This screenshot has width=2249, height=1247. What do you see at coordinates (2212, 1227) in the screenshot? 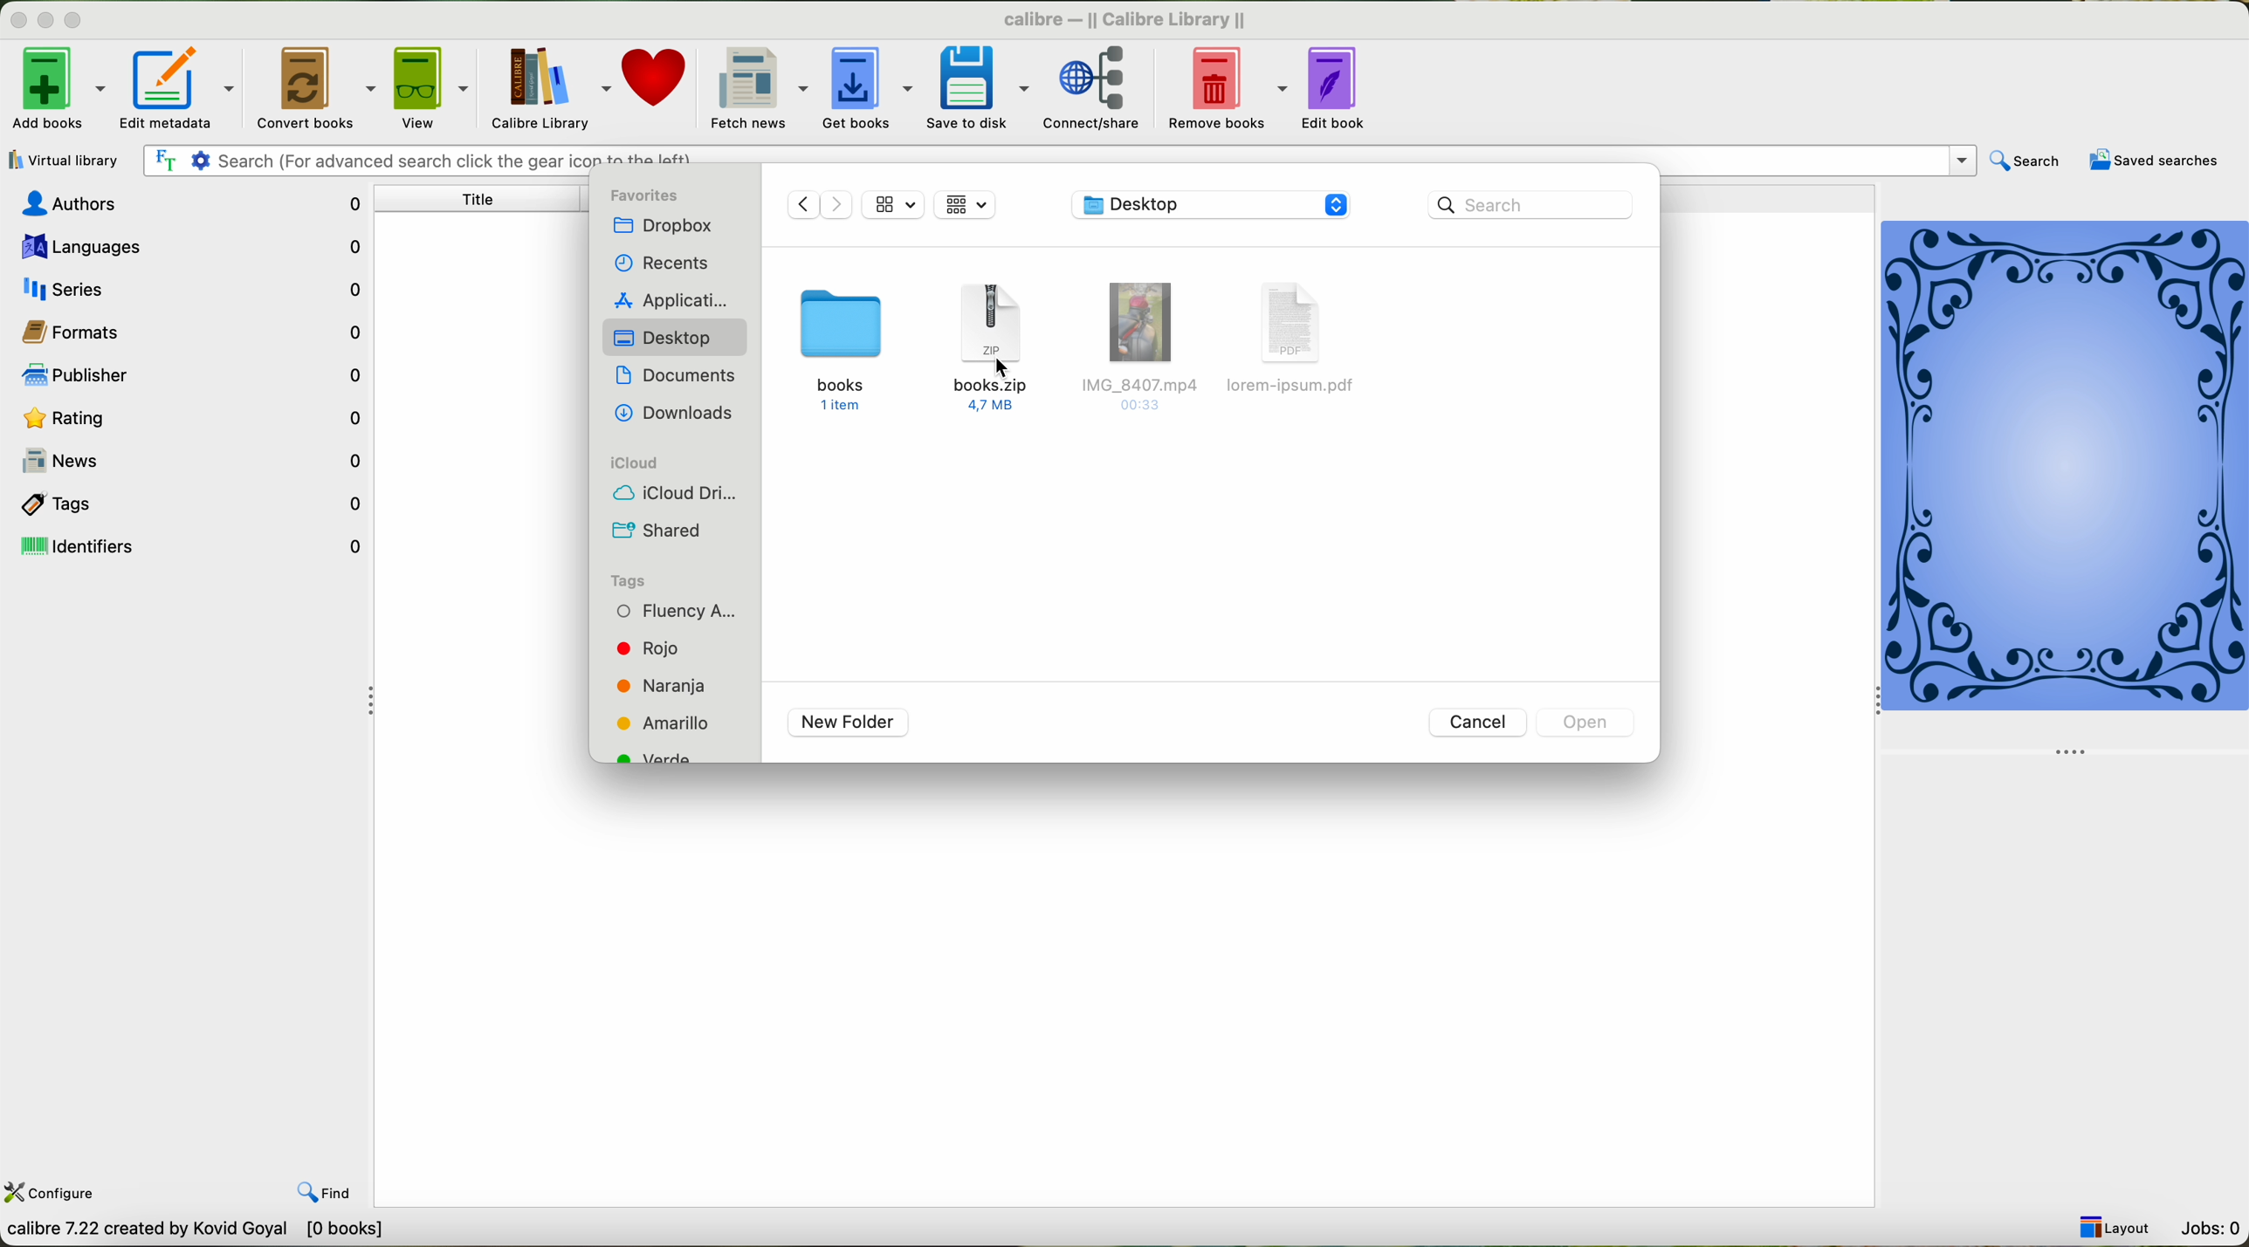
I see `jobs: 0` at bounding box center [2212, 1227].